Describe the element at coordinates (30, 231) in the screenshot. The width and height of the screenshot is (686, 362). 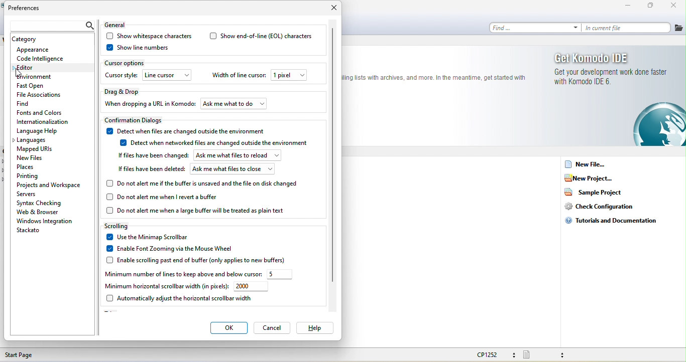
I see `stackato` at that location.